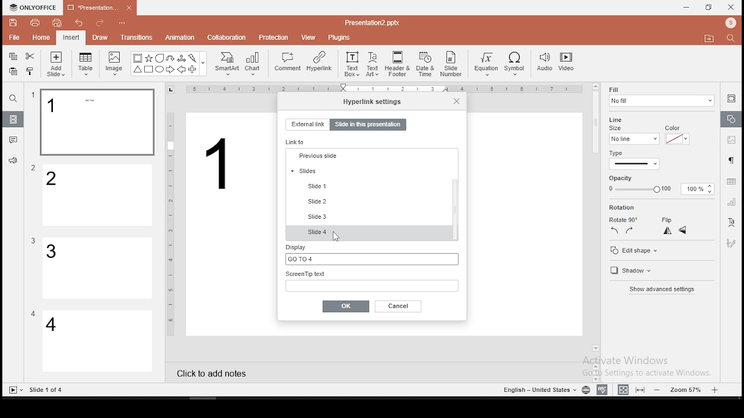 The image size is (744, 418). What do you see at coordinates (33, 313) in the screenshot?
I see `` at bounding box center [33, 313].